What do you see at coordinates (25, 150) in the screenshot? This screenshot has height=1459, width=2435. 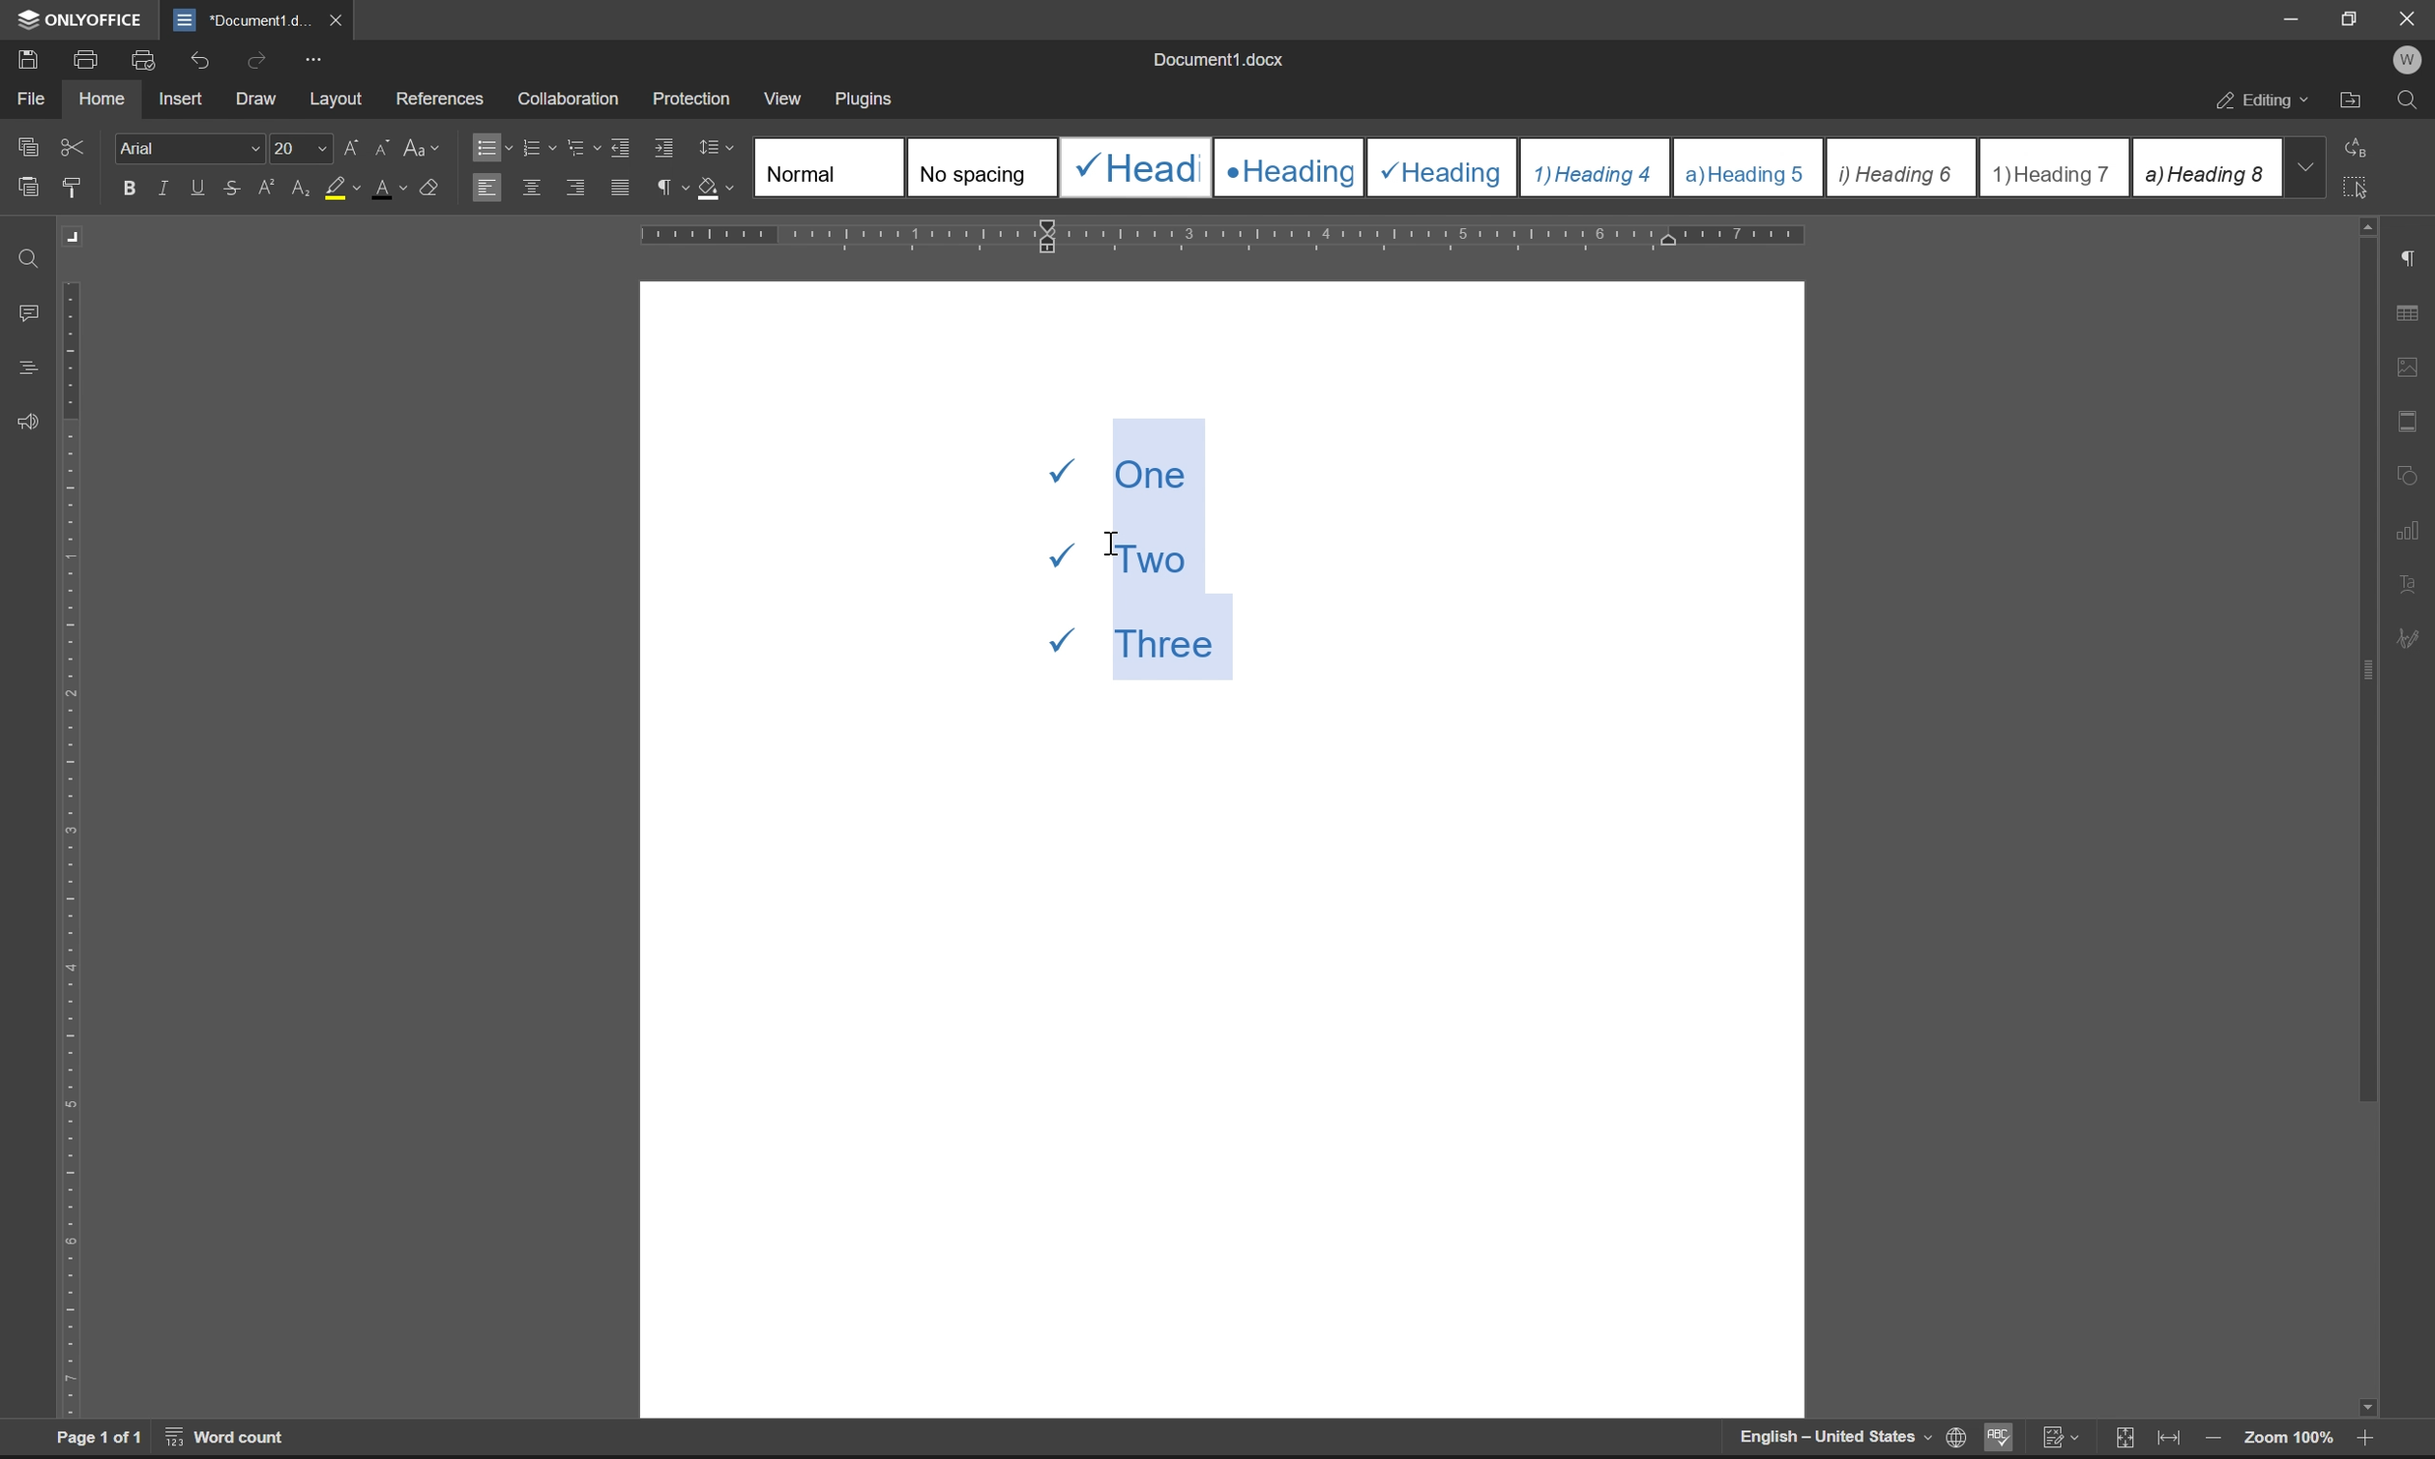 I see `caopy` at bounding box center [25, 150].